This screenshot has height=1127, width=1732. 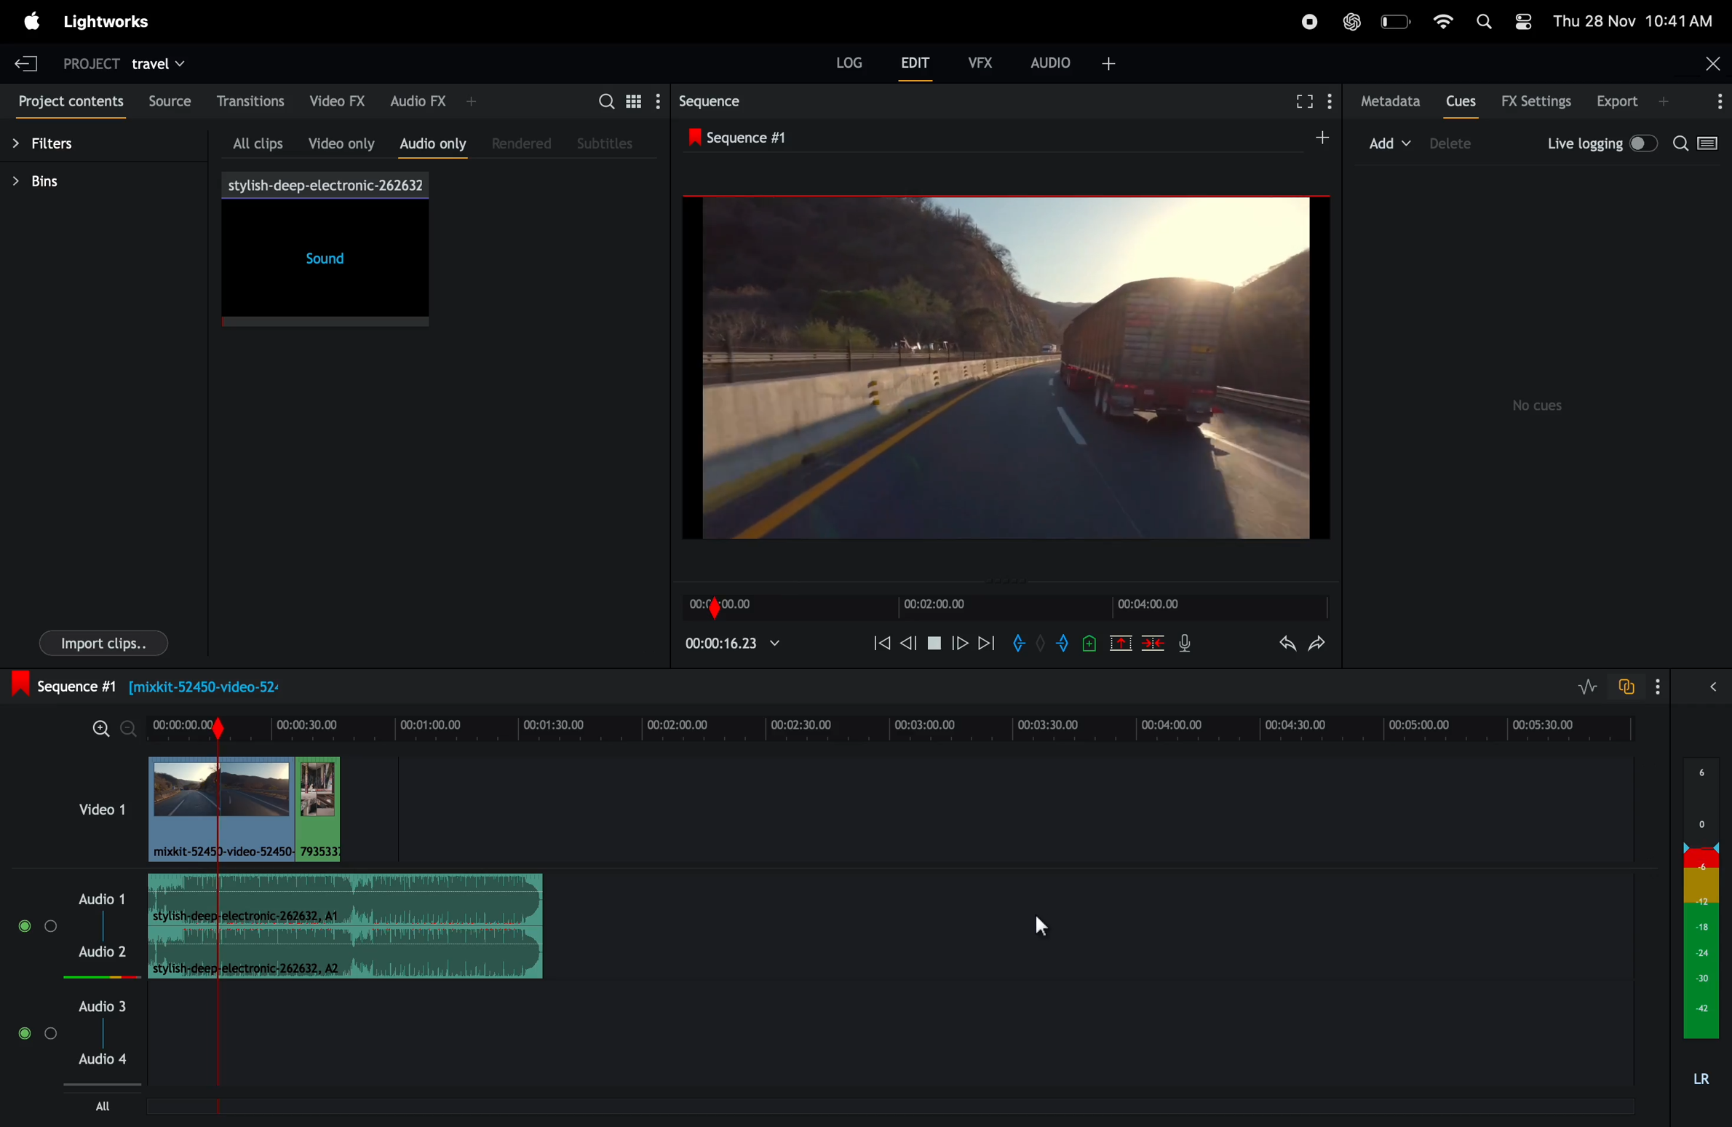 I want to click on apple meu, so click(x=32, y=23).